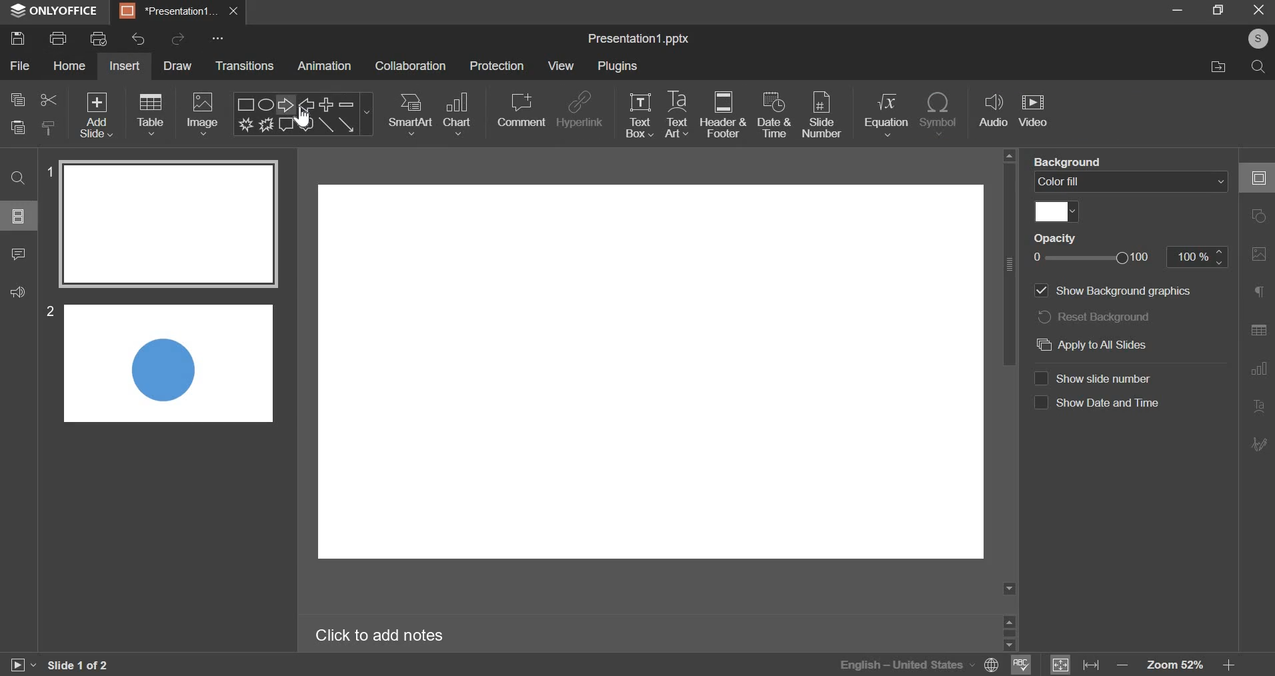 The height and width of the screenshot is (676, 1275). I want to click on Rounded Rectangular callout, so click(306, 125).